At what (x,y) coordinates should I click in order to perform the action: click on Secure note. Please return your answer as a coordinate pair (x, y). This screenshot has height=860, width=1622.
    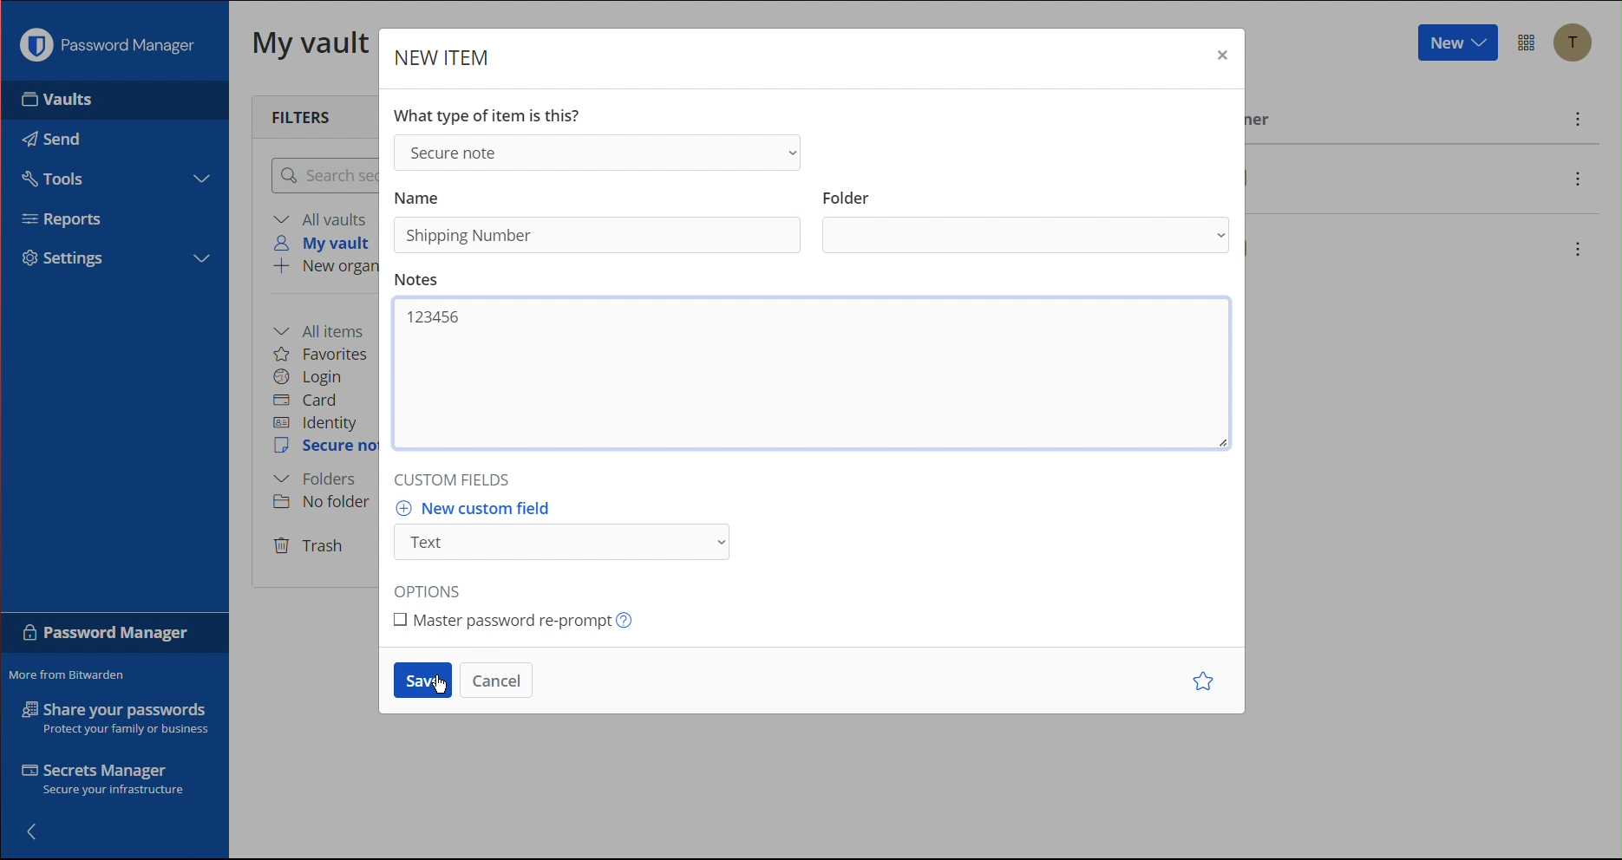
    Looking at the image, I should click on (604, 153).